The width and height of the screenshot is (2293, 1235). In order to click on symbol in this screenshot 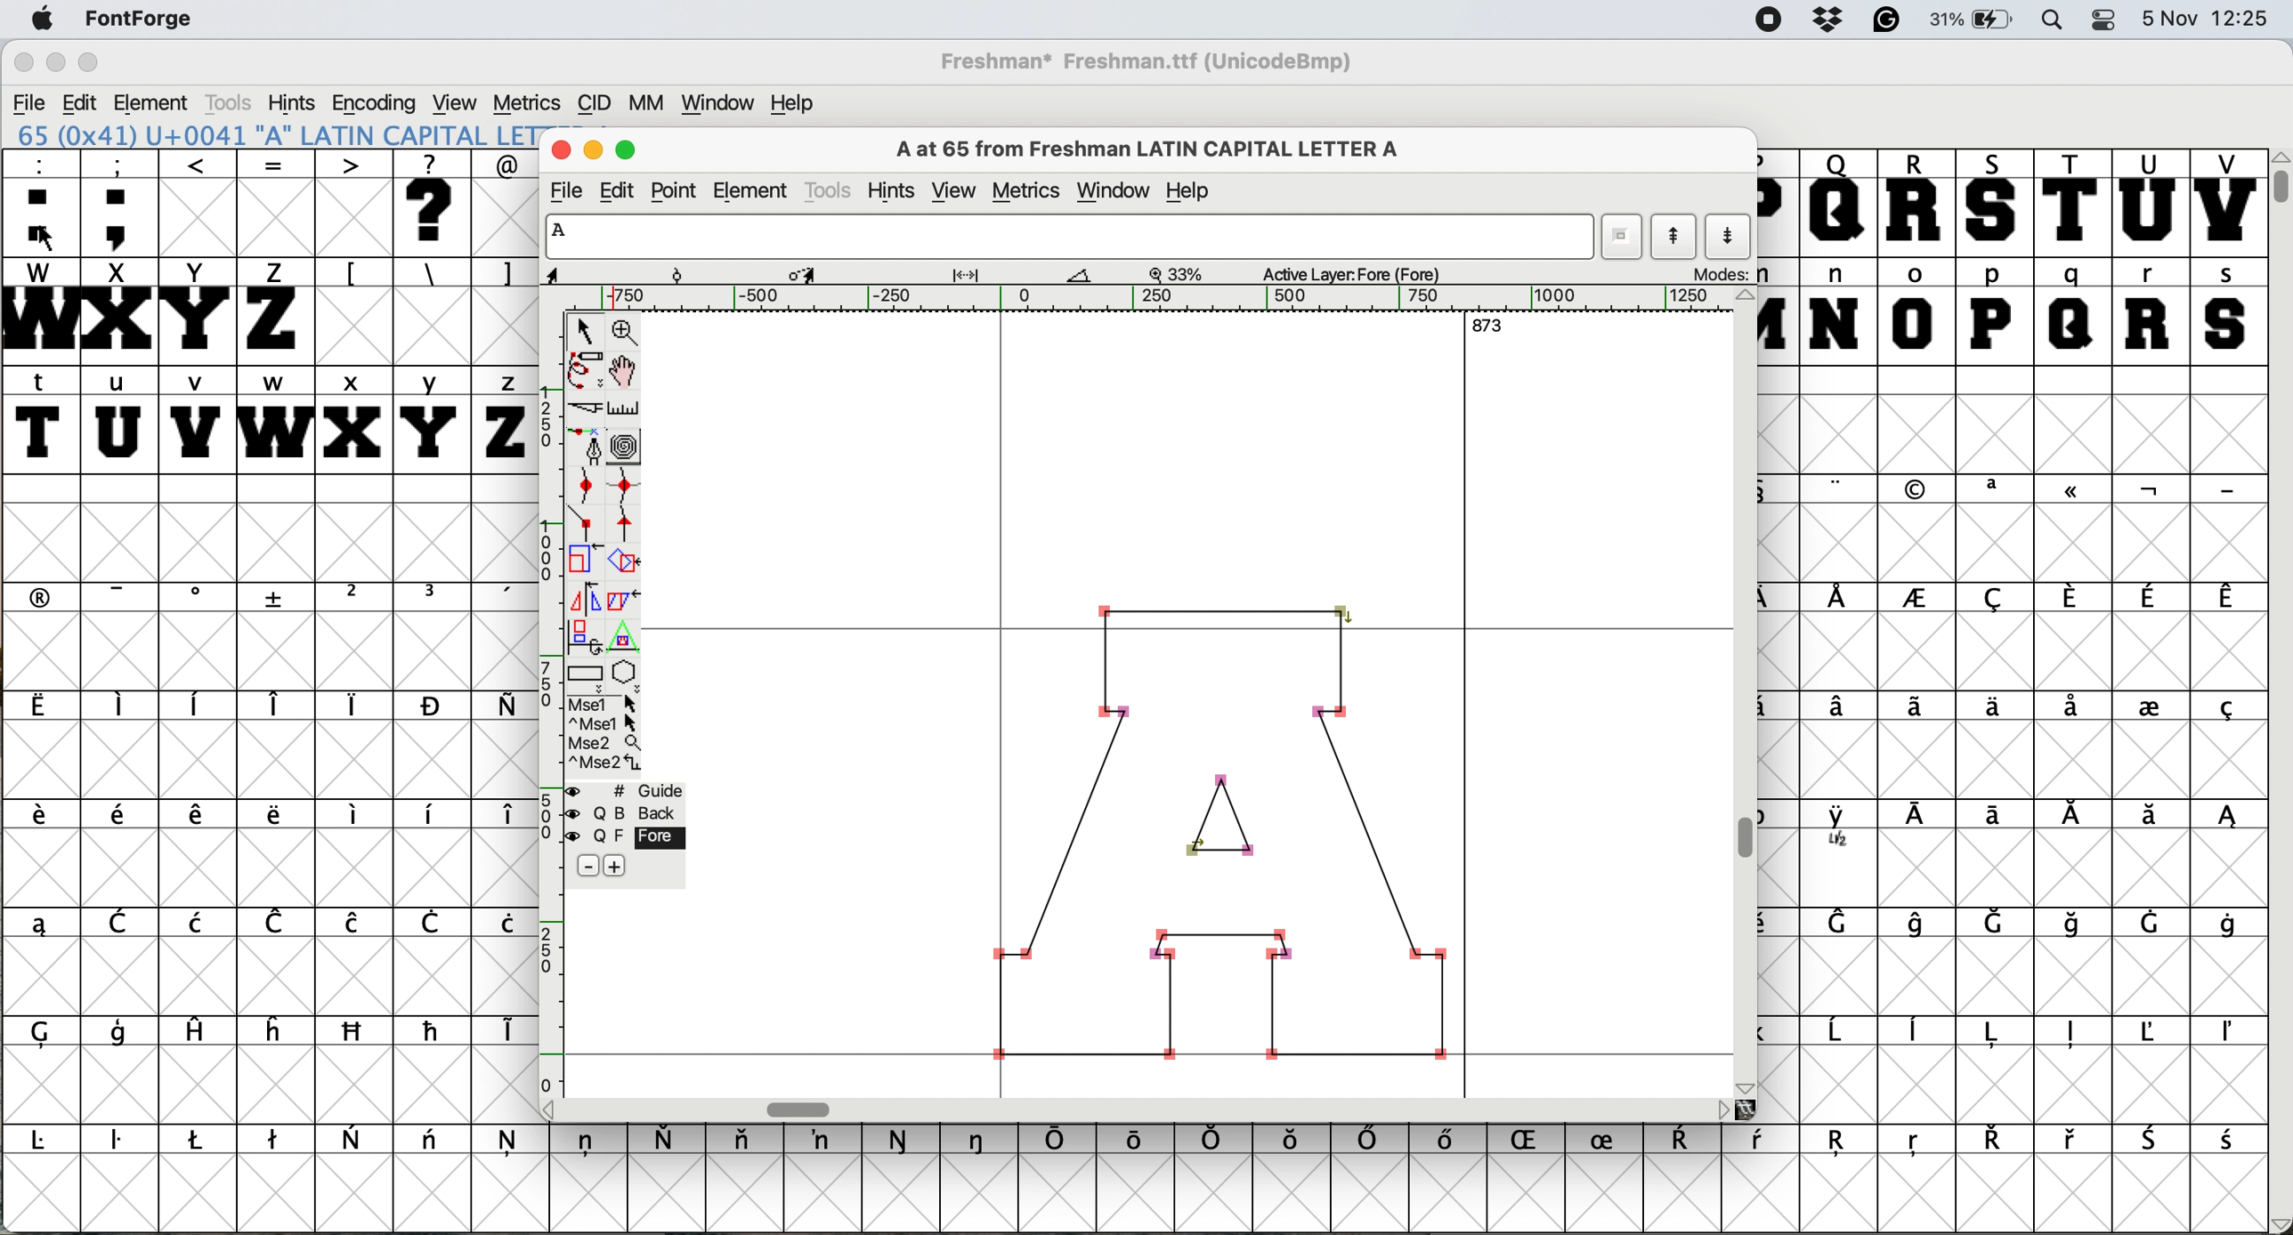, I will do `click(502, 818)`.